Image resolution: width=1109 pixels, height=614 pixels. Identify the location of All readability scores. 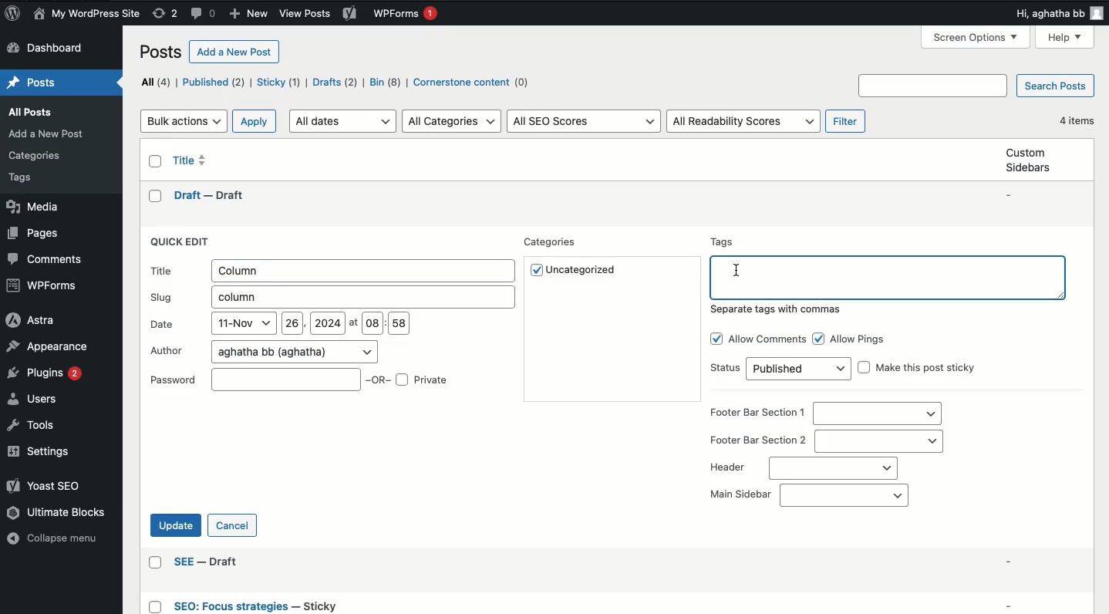
(743, 120).